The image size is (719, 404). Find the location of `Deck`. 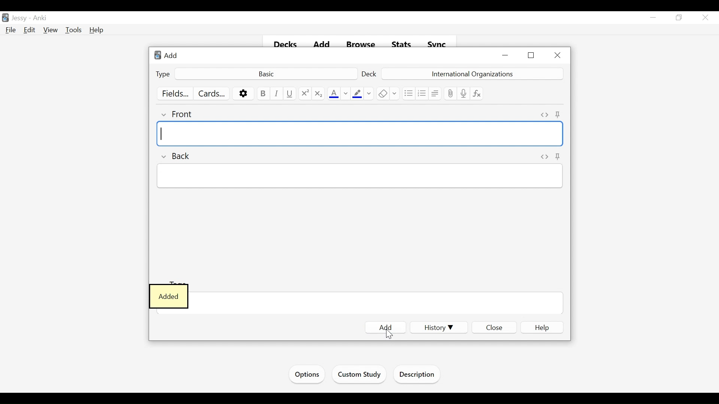

Deck is located at coordinates (369, 74).